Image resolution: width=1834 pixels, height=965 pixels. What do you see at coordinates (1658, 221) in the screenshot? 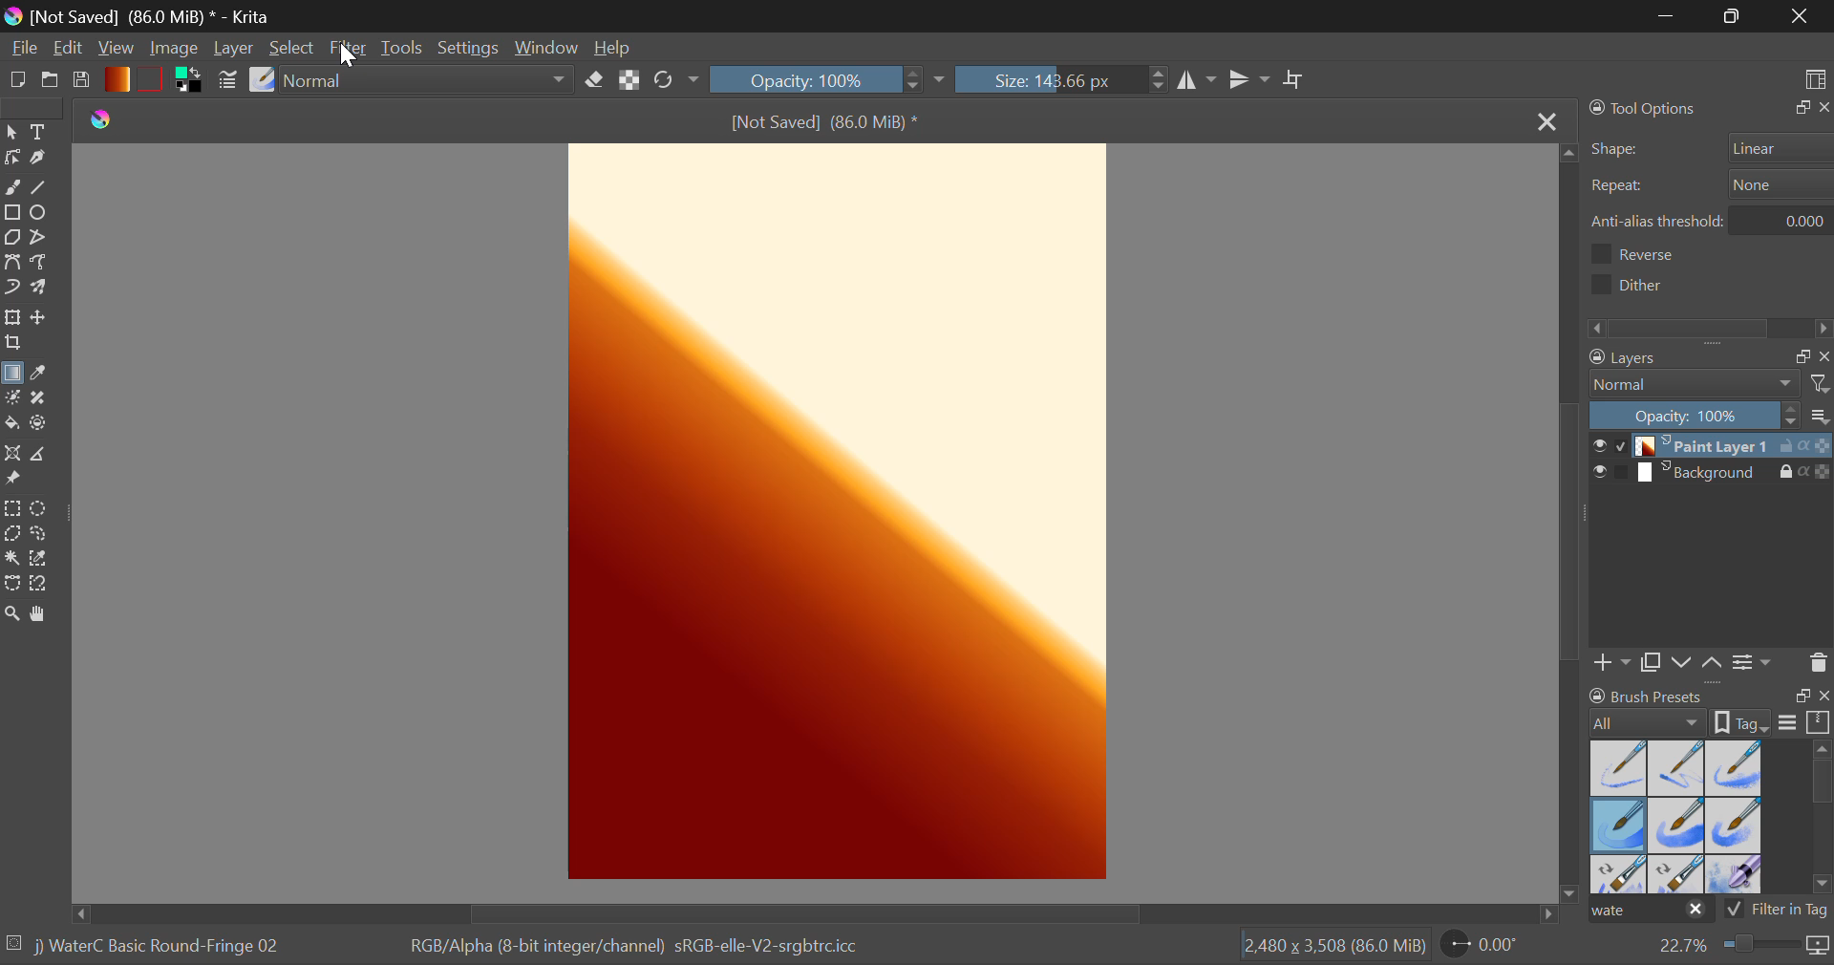
I see `Anti-alias threshhold:` at bounding box center [1658, 221].